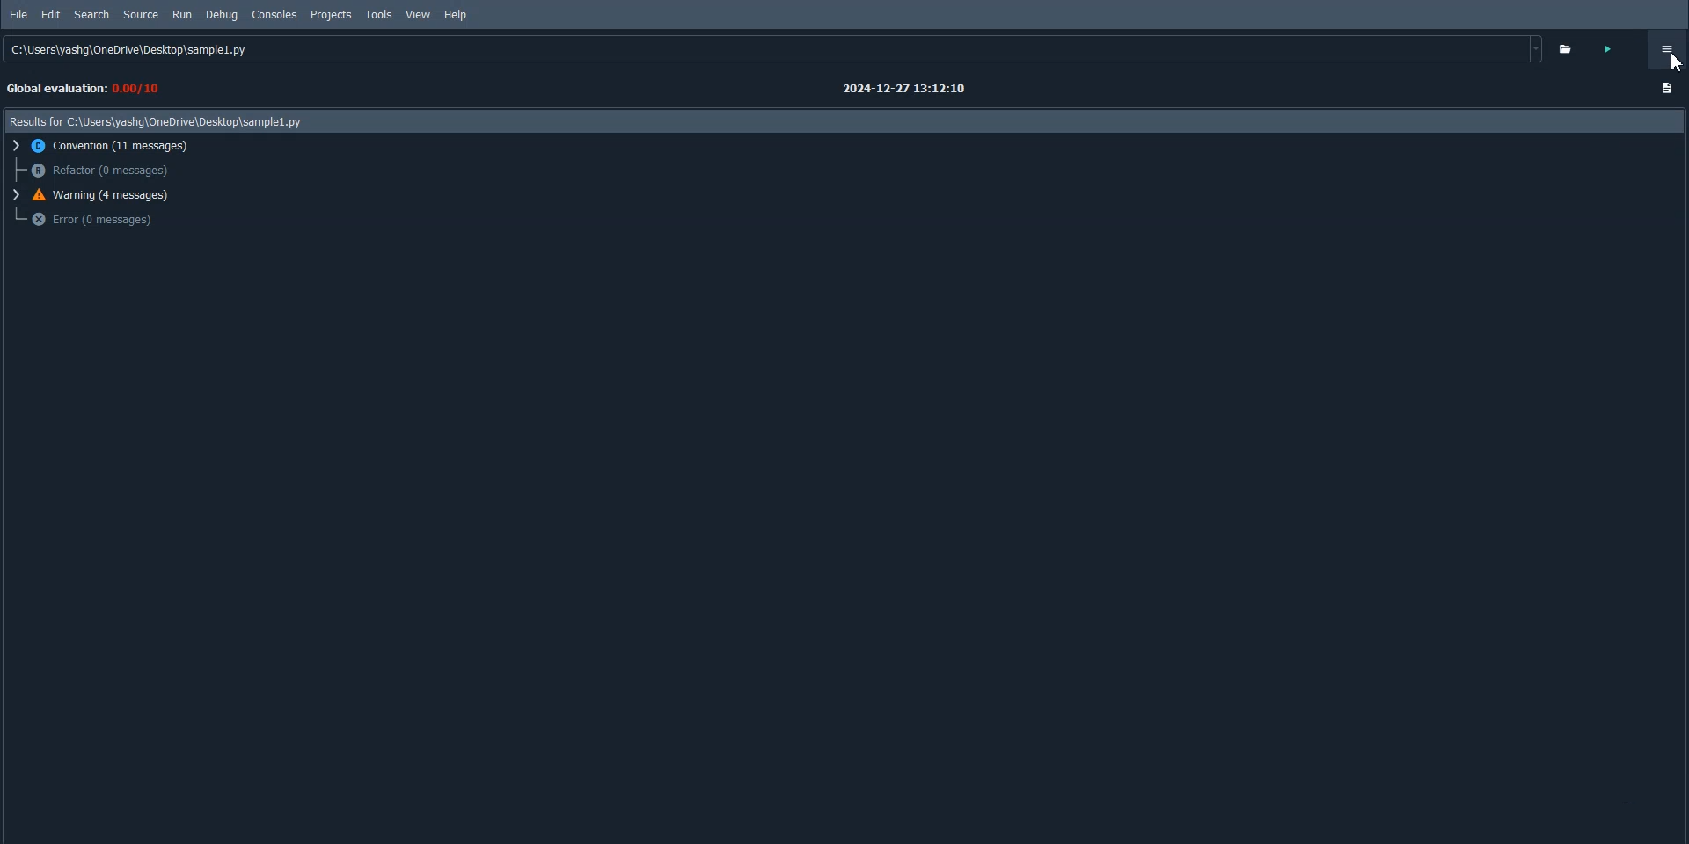 The image size is (1689, 844). Describe the element at coordinates (770, 47) in the screenshot. I see `C:\Users\yashg\OneDrive\Desktop\sample1.py` at that location.